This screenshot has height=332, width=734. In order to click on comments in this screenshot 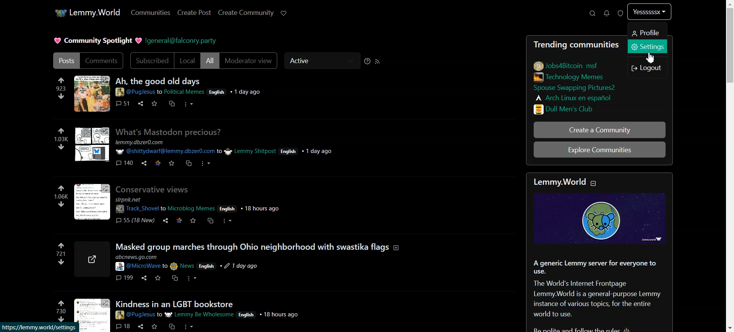, I will do `click(123, 277)`.